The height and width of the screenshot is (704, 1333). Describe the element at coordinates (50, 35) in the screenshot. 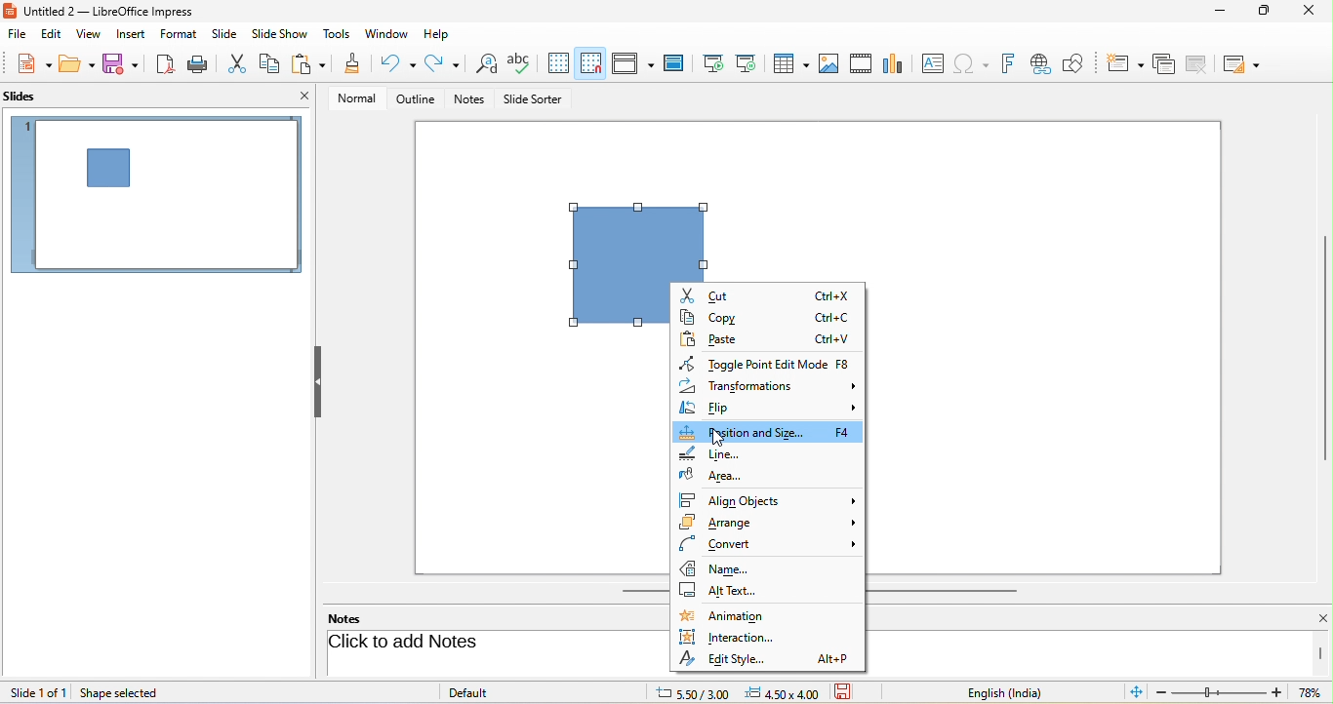

I see `edit` at that location.